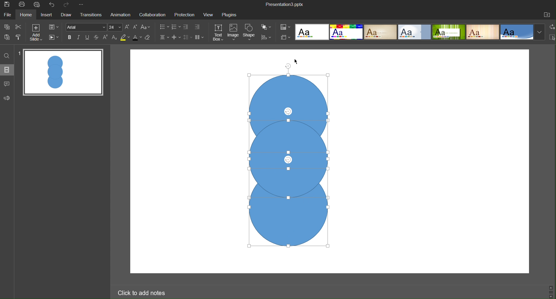 The width and height of the screenshot is (556, 299). What do you see at coordinates (122, 15) in the screenshot?
I see `Animation` at bounding box center [122, 15].